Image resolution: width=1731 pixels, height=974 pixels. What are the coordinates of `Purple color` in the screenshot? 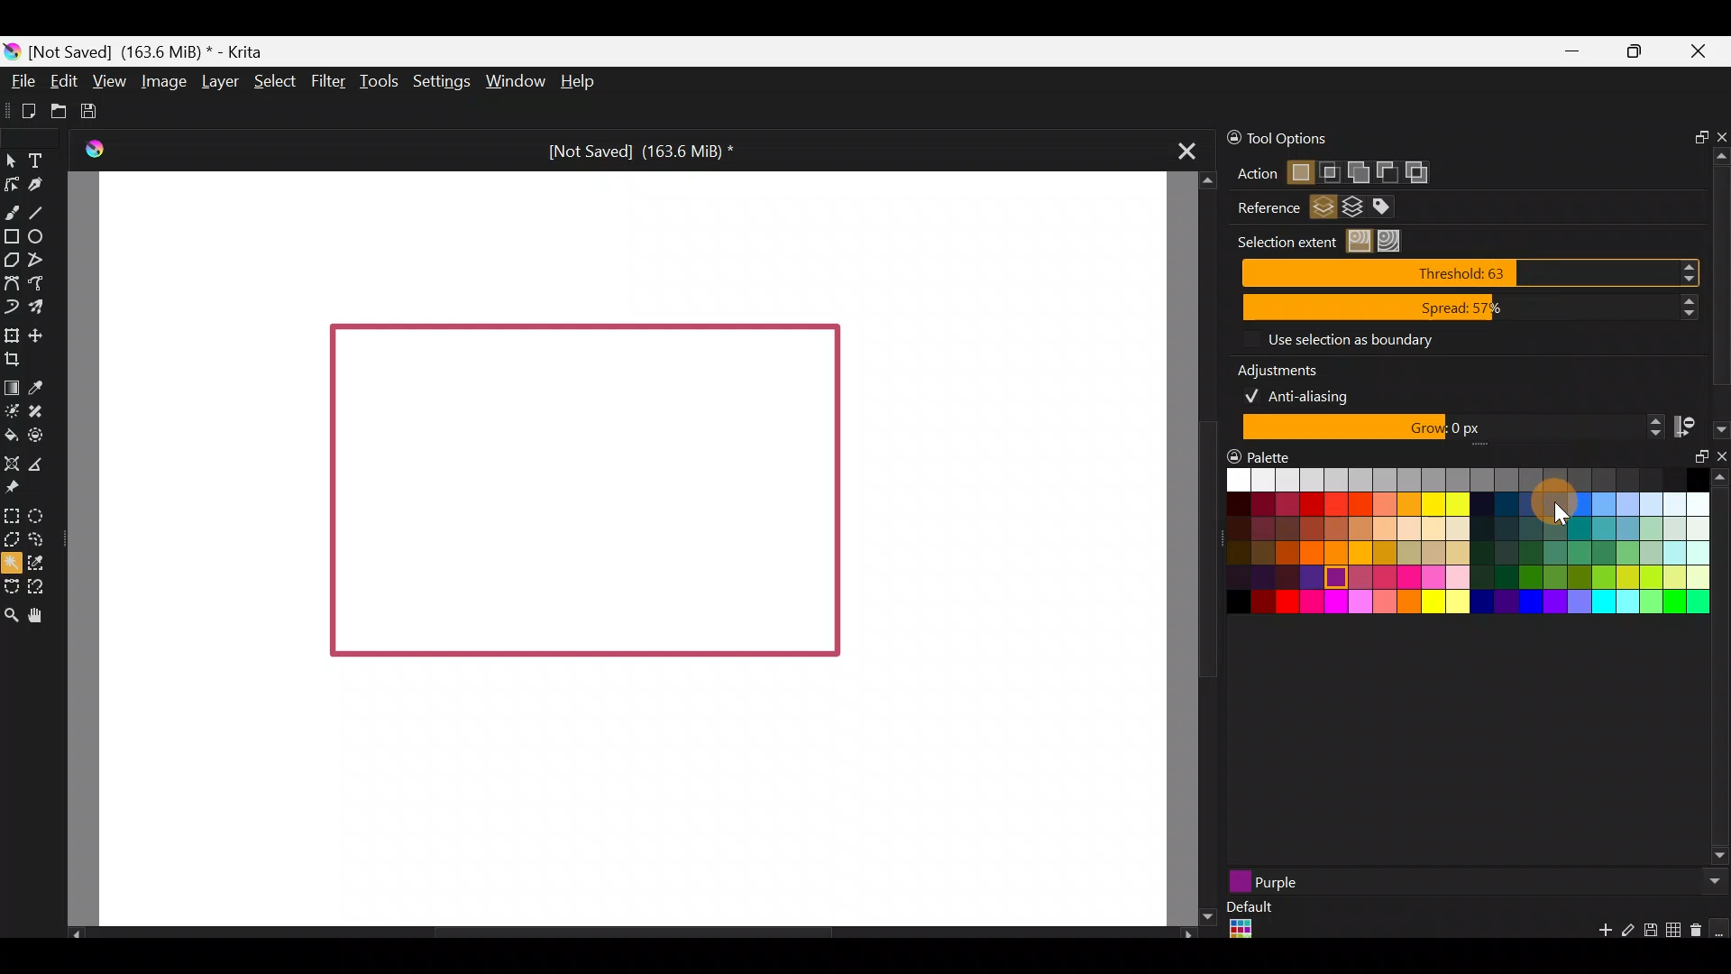 It's located at (1378, 881).